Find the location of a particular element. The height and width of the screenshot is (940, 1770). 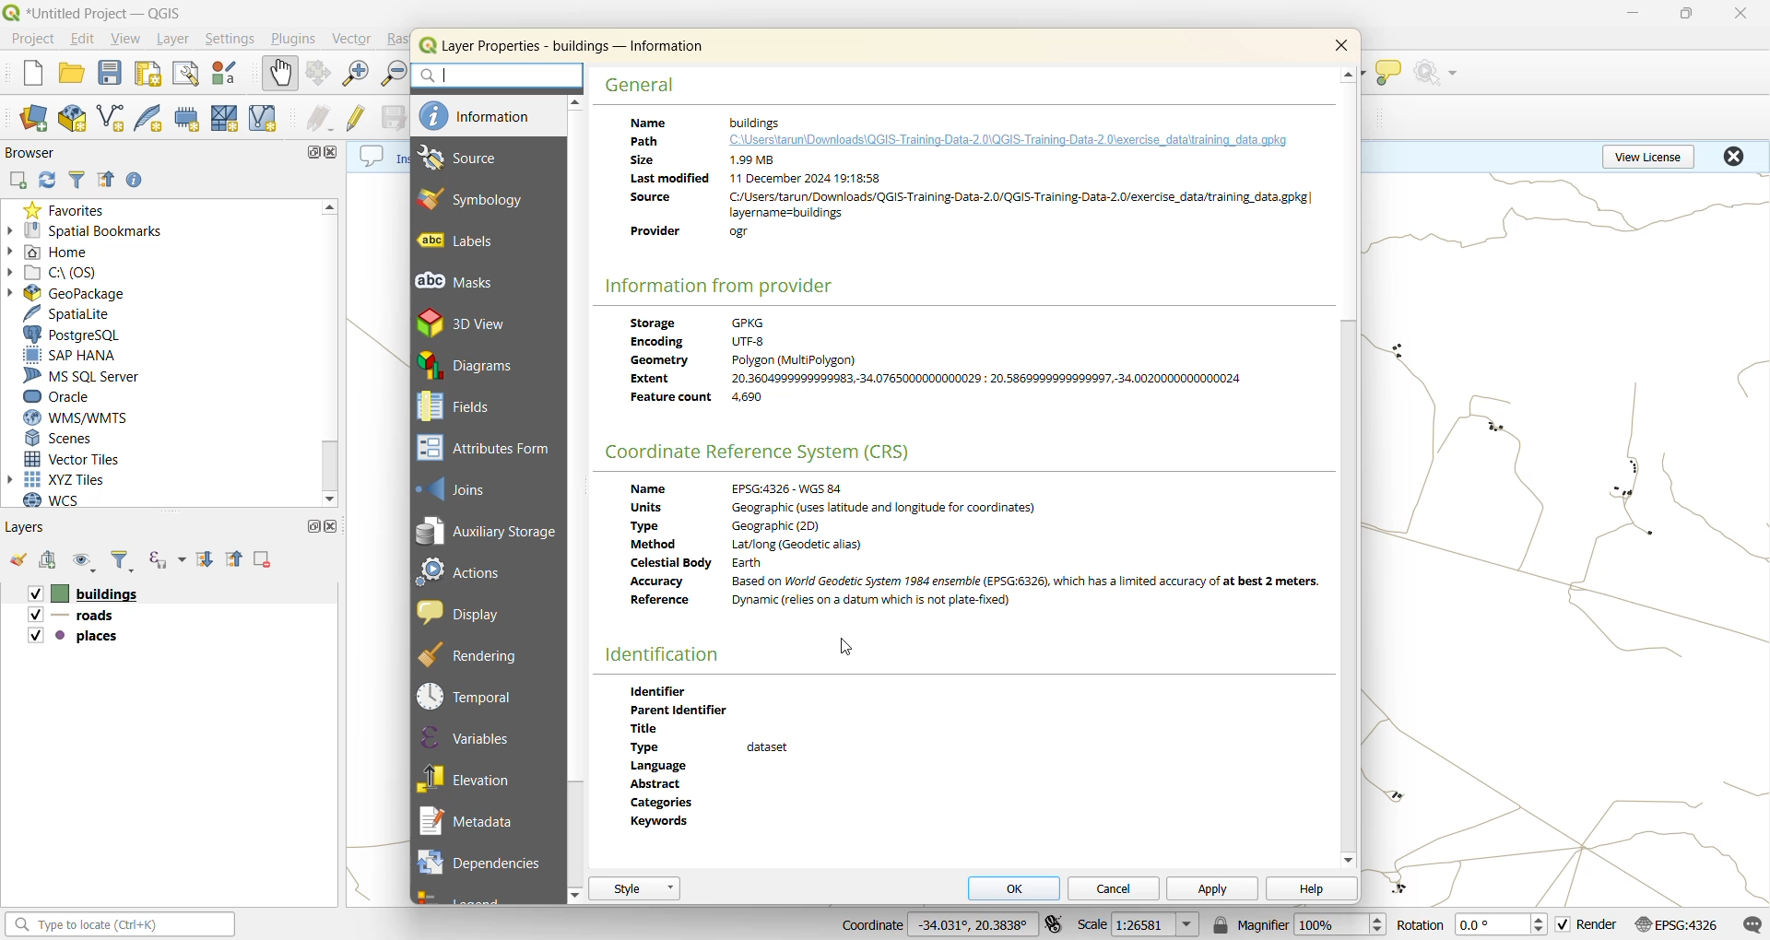

pan map is located at coordinates (280, 74).